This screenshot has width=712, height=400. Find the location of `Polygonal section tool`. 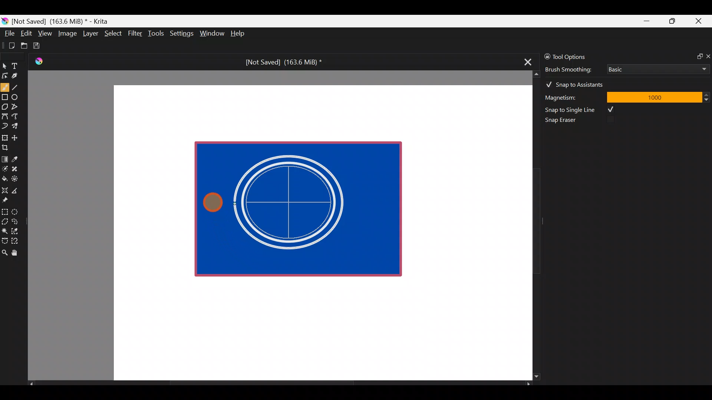

Polygonal section tool is located at coordinates (4, 220).